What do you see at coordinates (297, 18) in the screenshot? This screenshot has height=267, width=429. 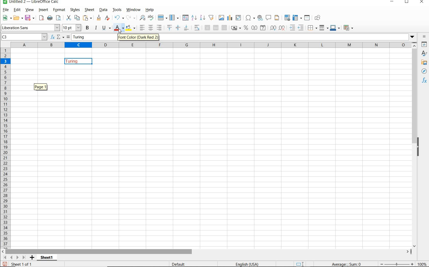 I see `FREEZE ROWS AND ARROWS` at bounding box center [297, 18].